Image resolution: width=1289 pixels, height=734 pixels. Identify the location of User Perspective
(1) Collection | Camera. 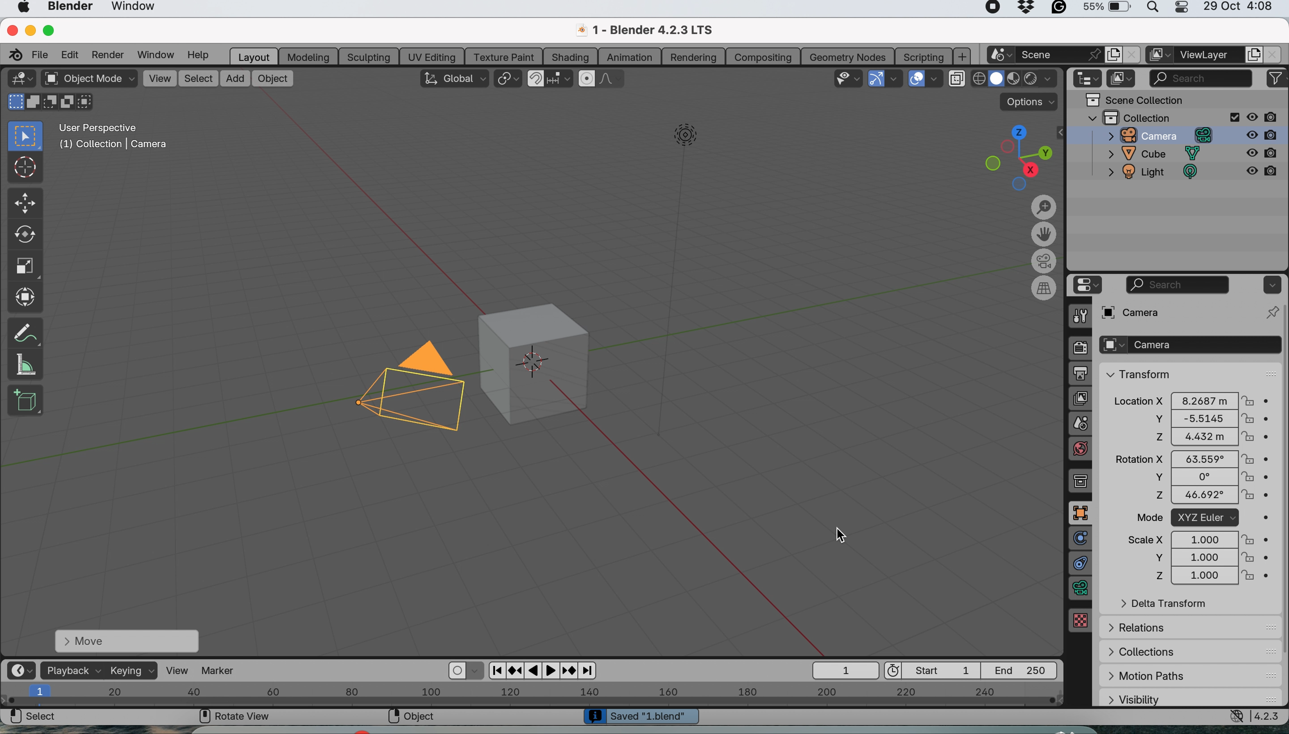
(118, 139).